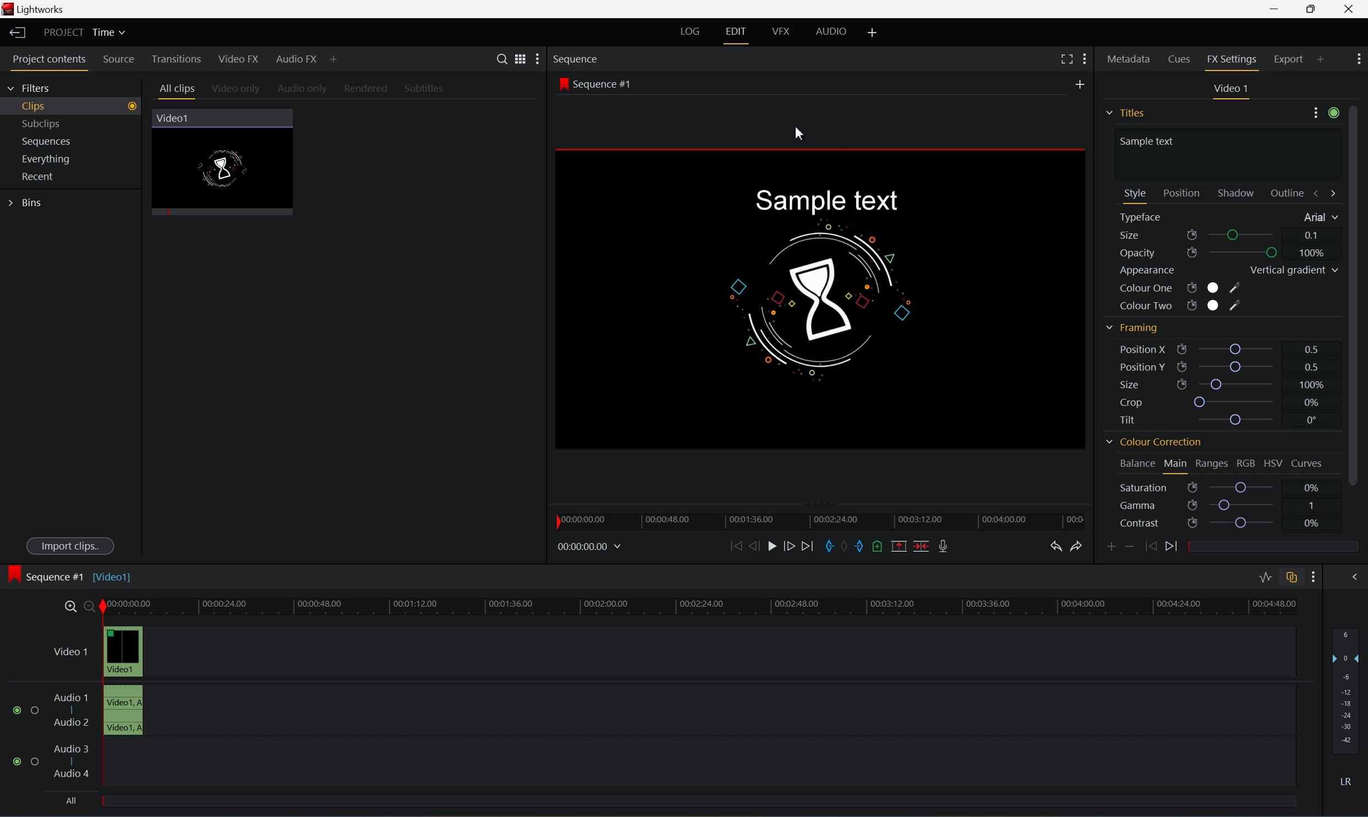 The image size is (1368, 817). What do you see at coordinates (1312, 487) in the screenshot?
I see `0%` at bounding box center [1312, 487].